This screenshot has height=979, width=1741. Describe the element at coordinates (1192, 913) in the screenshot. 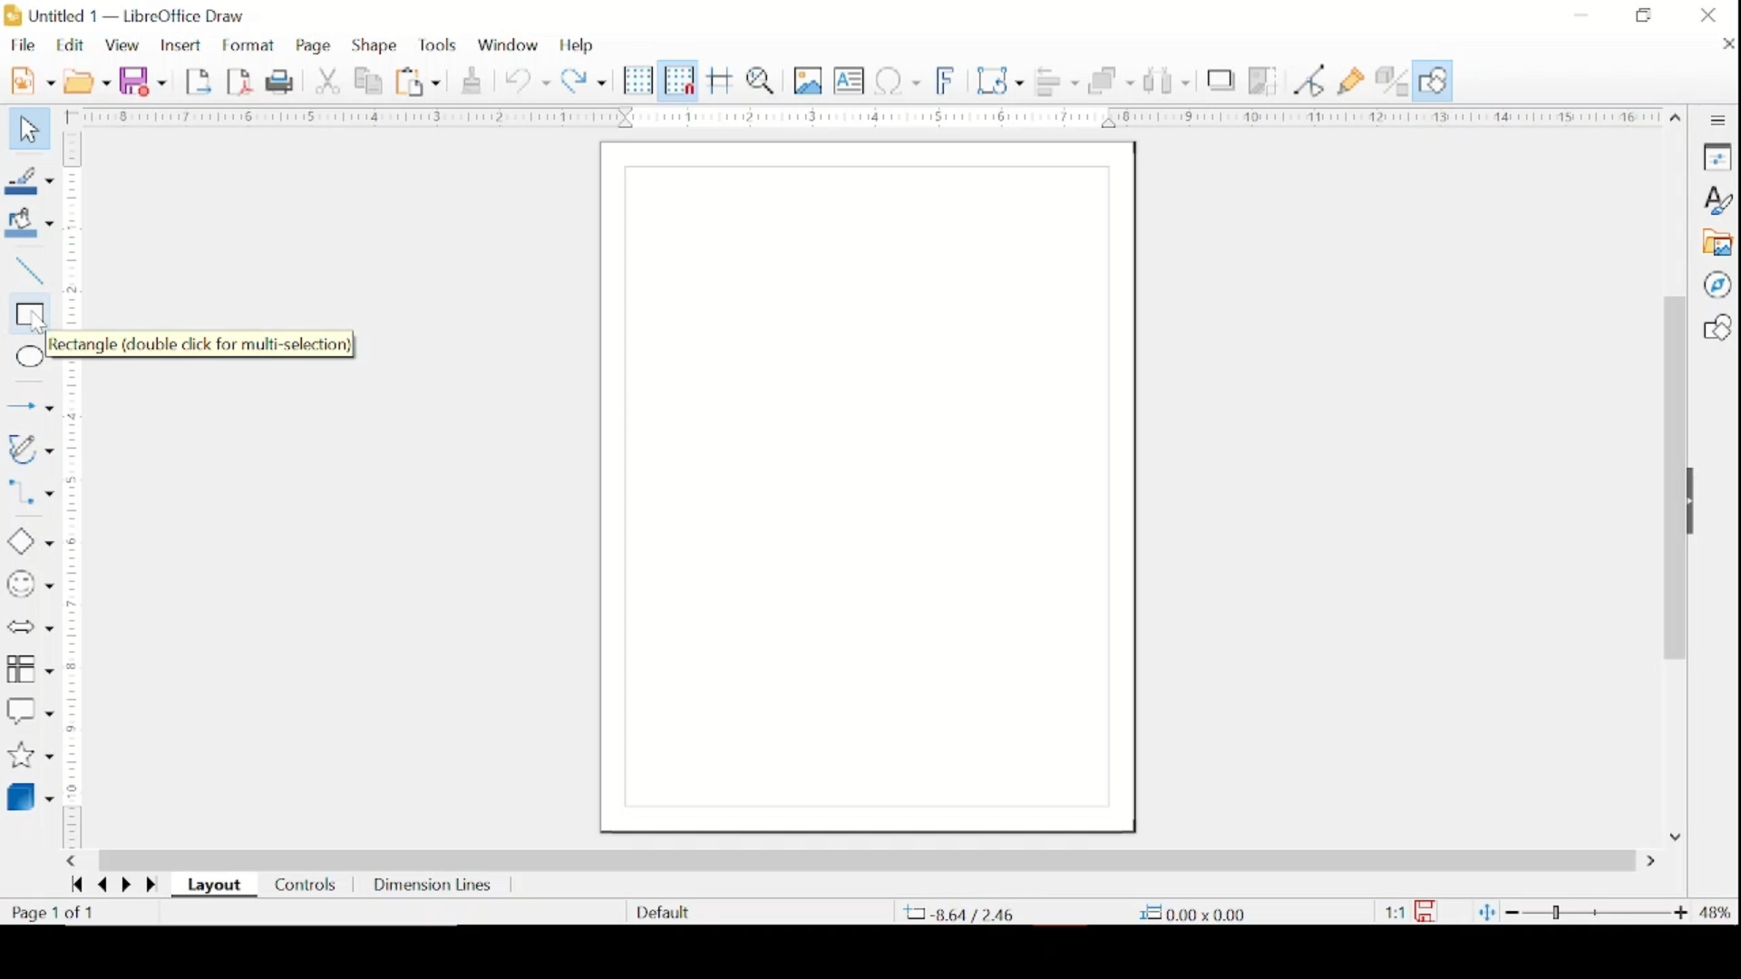

I see `0.00x0.00` at that location.